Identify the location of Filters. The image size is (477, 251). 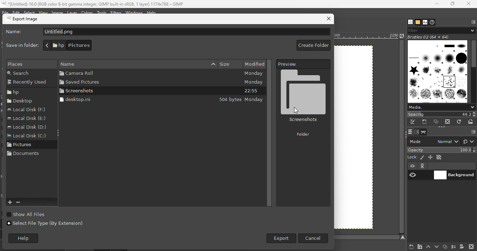
(115, 12).